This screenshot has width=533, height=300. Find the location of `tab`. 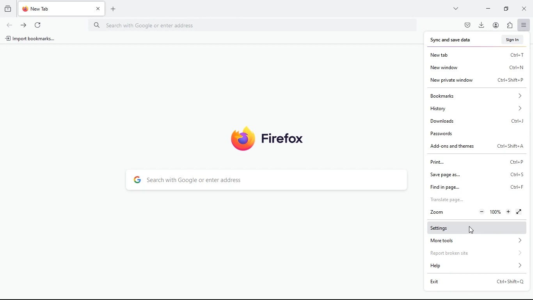

tab is located at coordinates (62, 9).